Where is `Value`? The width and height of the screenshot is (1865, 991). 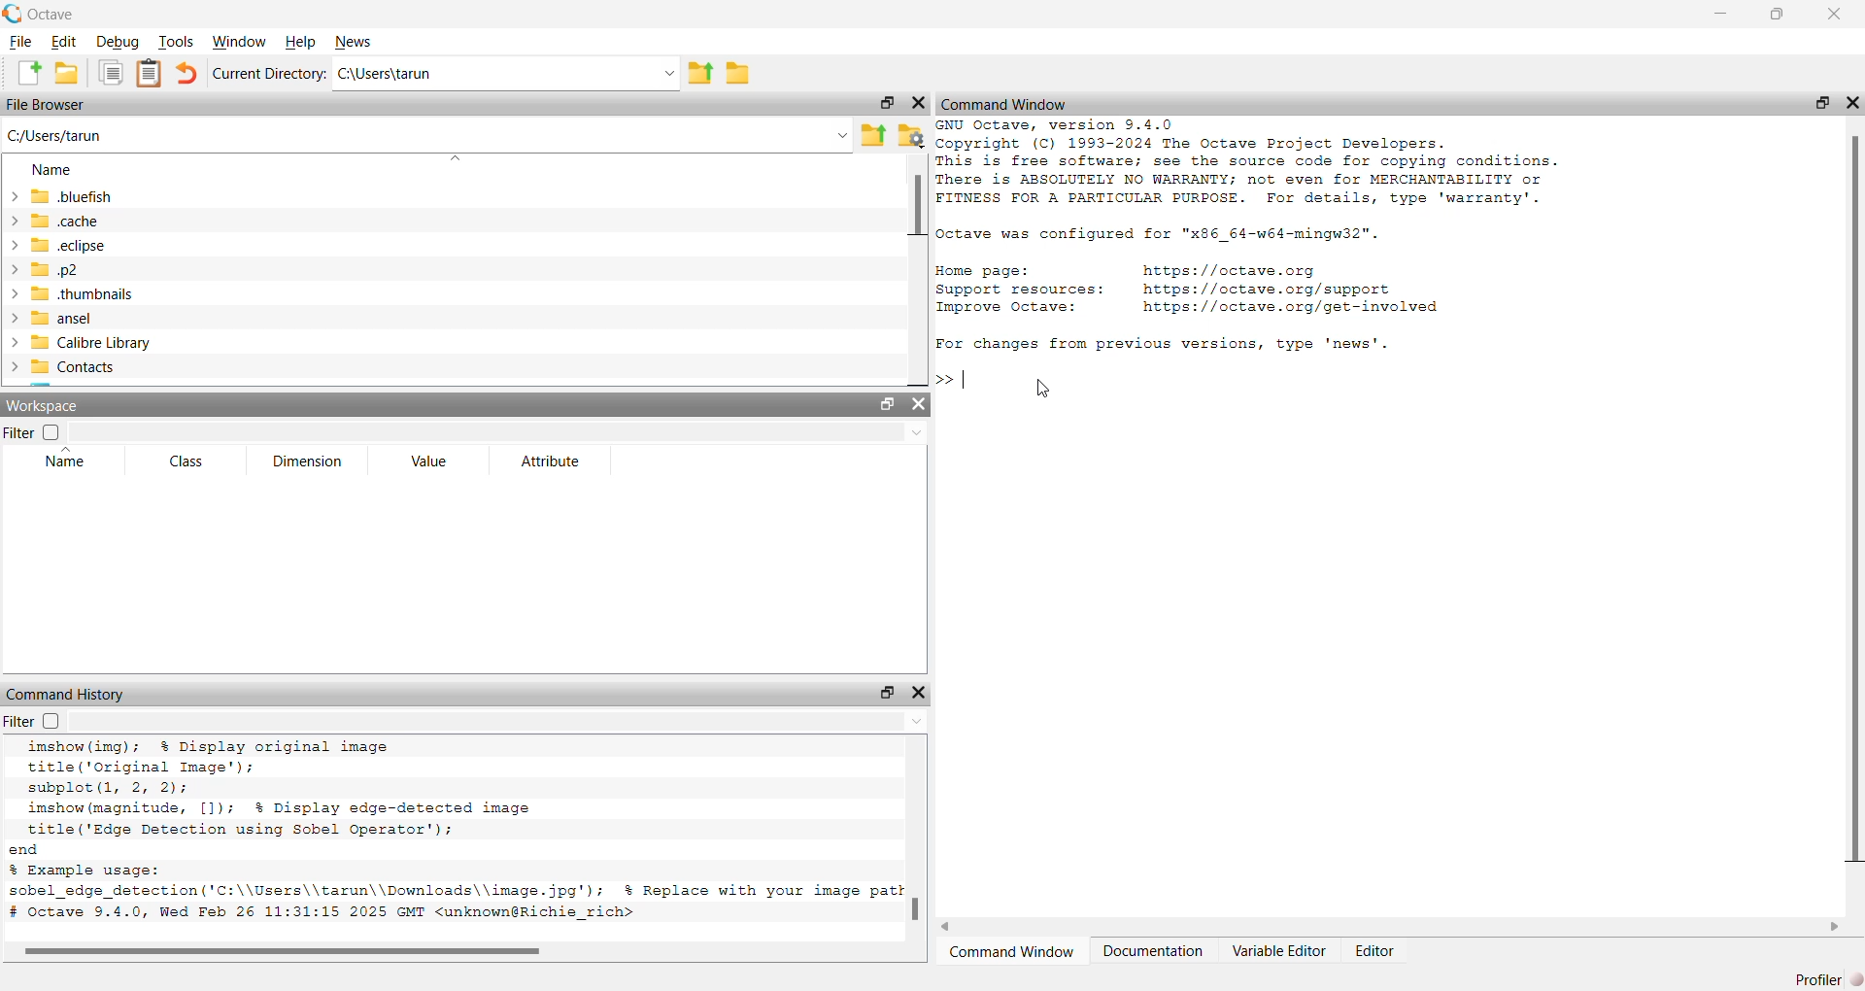
Value is located at coordinates (433, 461).